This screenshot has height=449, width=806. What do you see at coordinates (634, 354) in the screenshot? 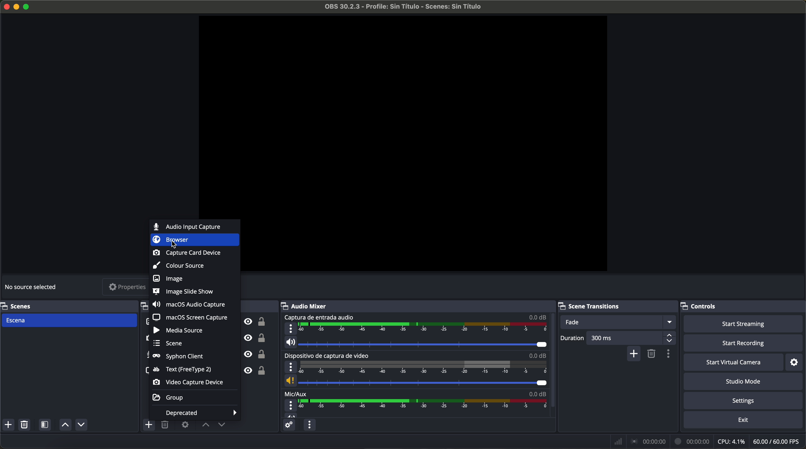
I see `add configurable transition` at bounding box center [634, 354].